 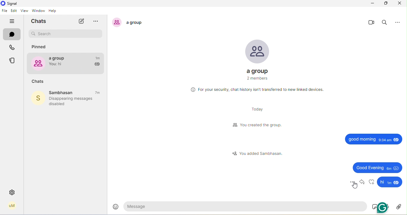 What do you see at coordinates (14, 11) in the screenshot?
I see `edit` at bounding box center [14, 11].